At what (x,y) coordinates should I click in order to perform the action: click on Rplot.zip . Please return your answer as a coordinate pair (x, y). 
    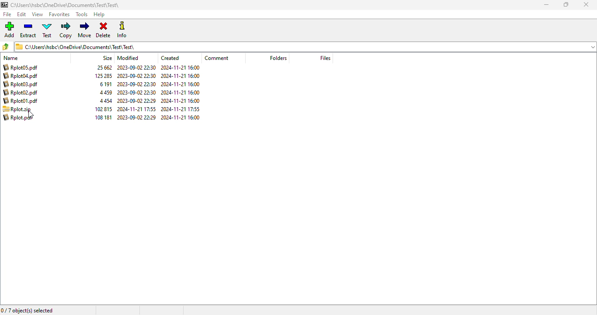
    Looking at the image, I should click on (21, 109).